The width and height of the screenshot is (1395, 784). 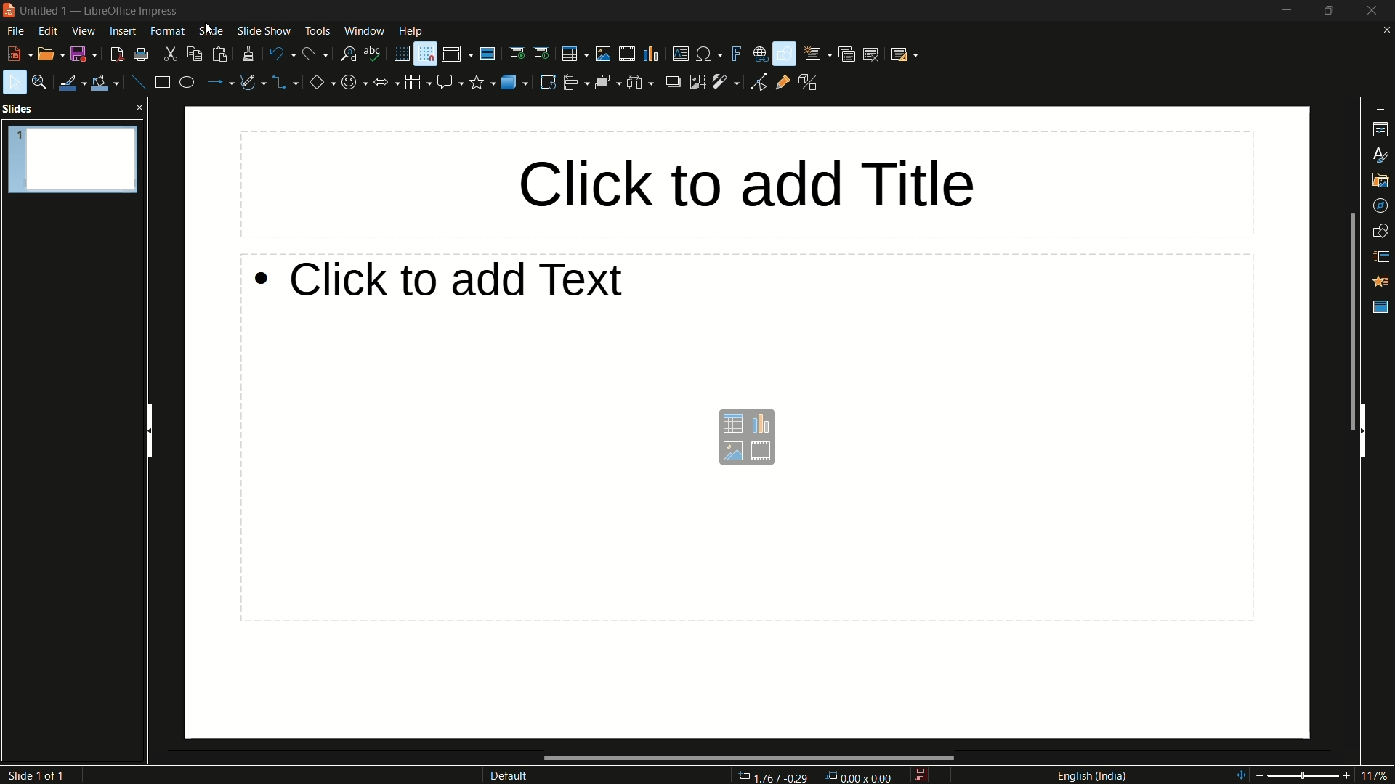 I want to click on toggle point edit mode, so click(x=758, y=84).